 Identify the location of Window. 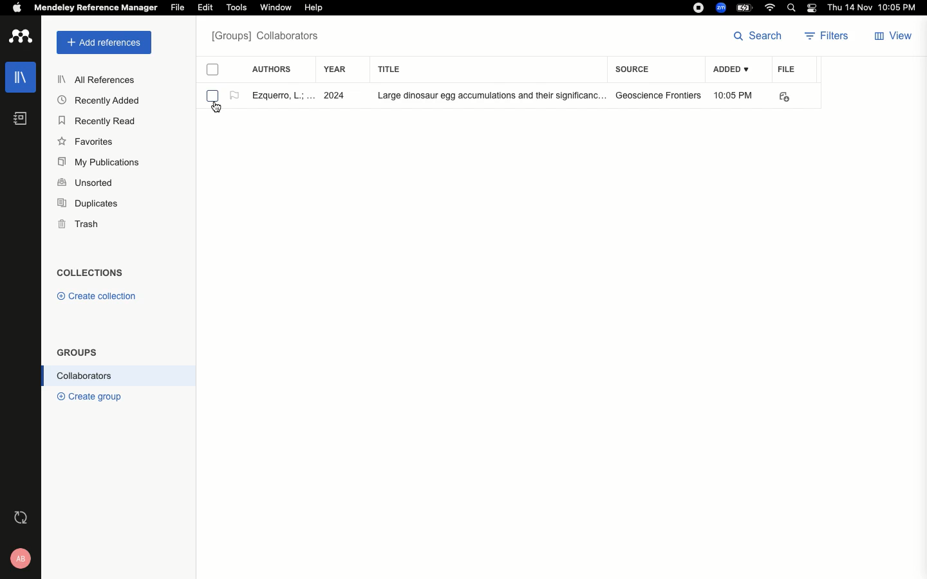
(275, 8).